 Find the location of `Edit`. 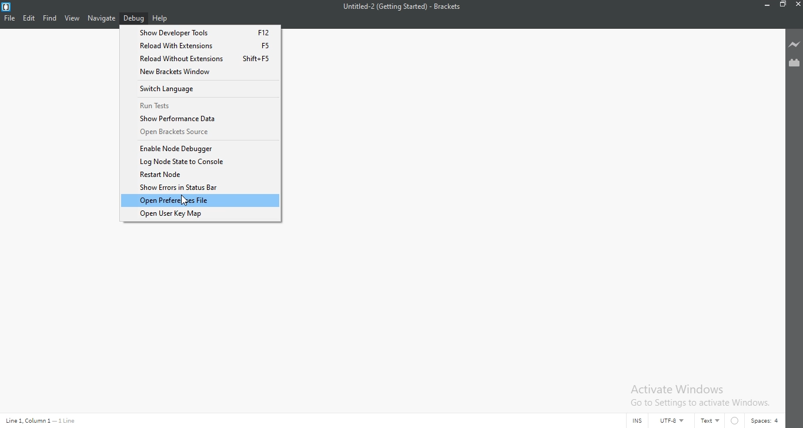

Edit is located at coordinates (29, 18).